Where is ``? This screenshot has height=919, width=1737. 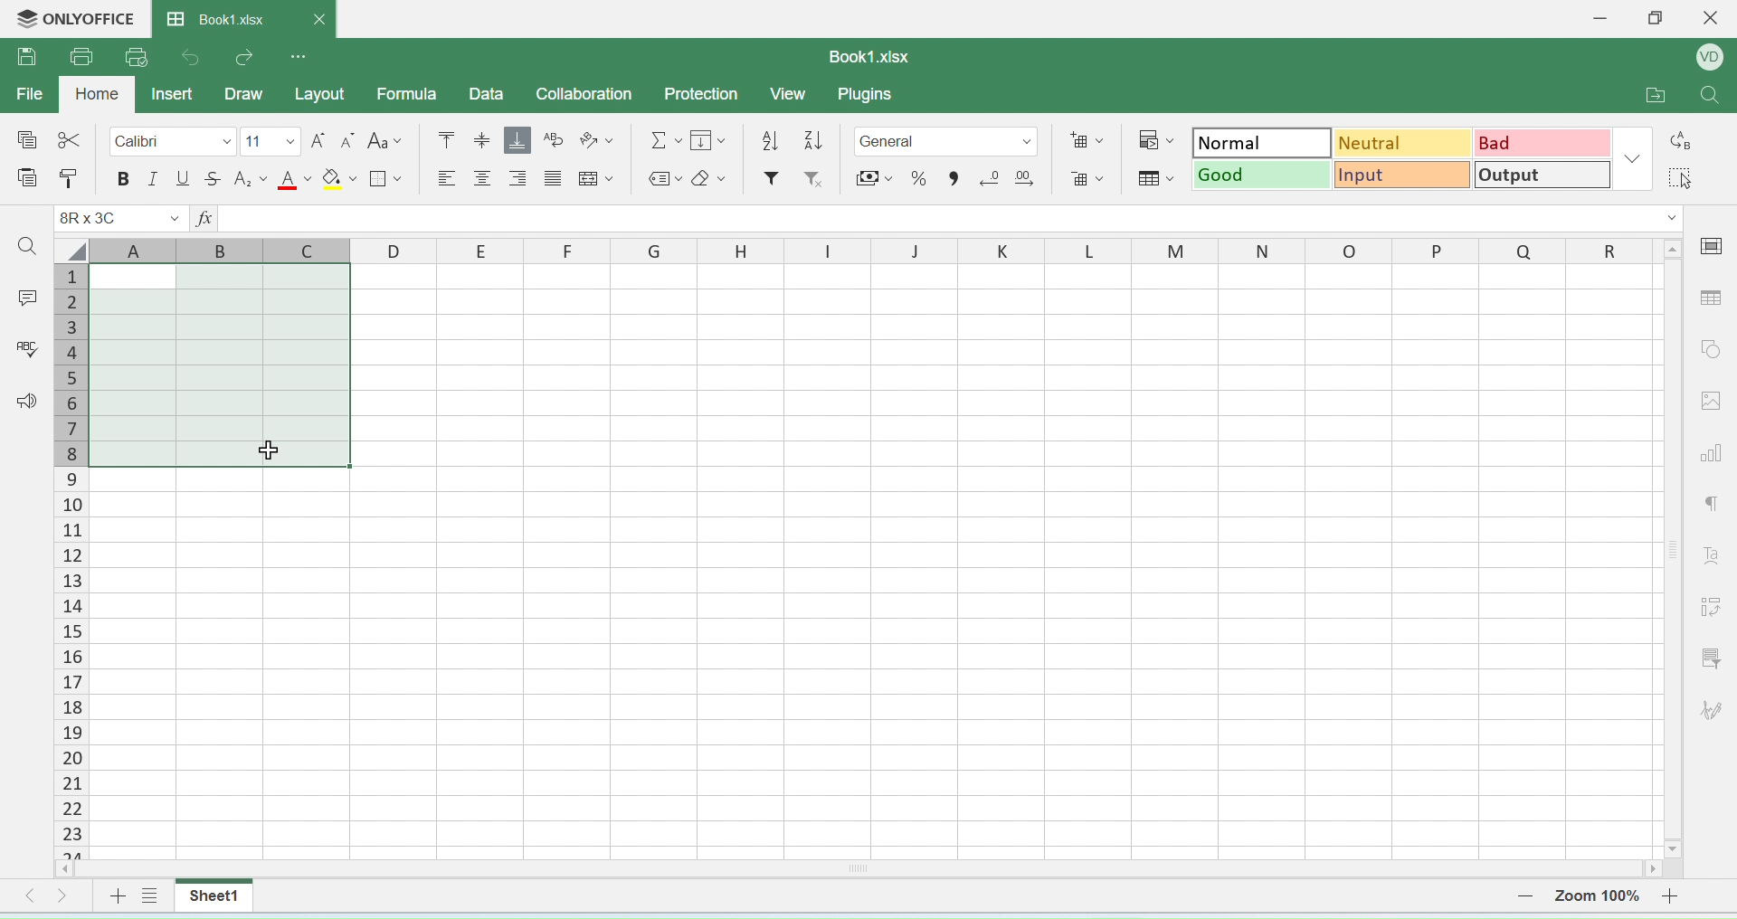
 is located at coordinates (351, 139).